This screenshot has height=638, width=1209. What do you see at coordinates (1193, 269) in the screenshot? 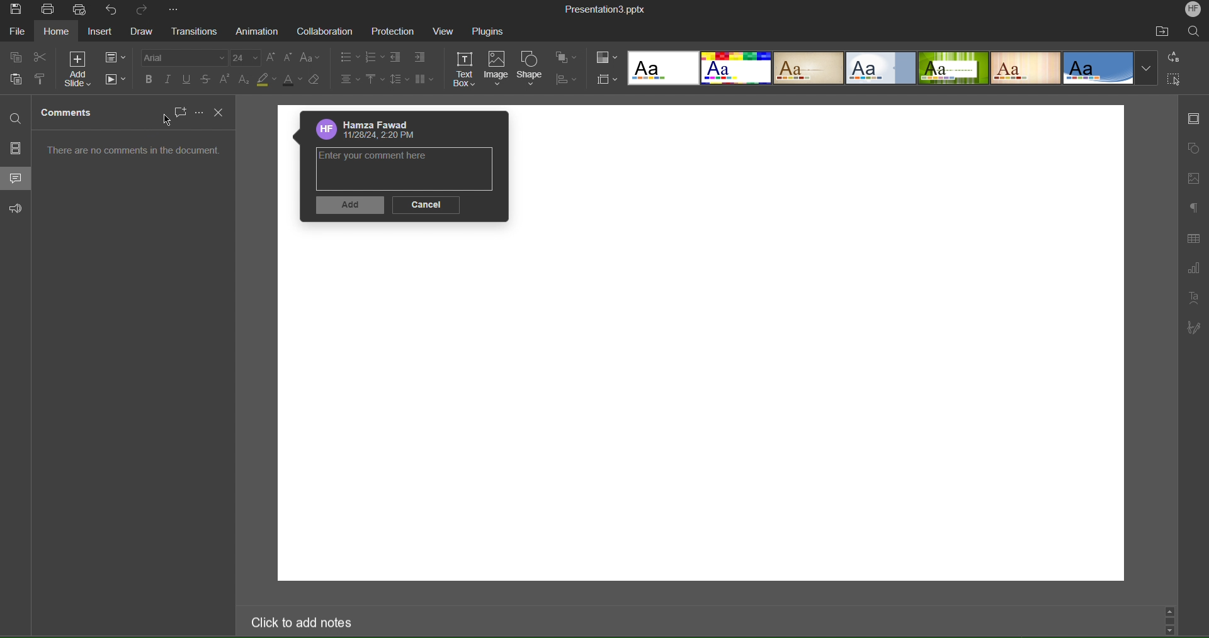
I see `Graph Settings` at bounding box center [1193, 269].